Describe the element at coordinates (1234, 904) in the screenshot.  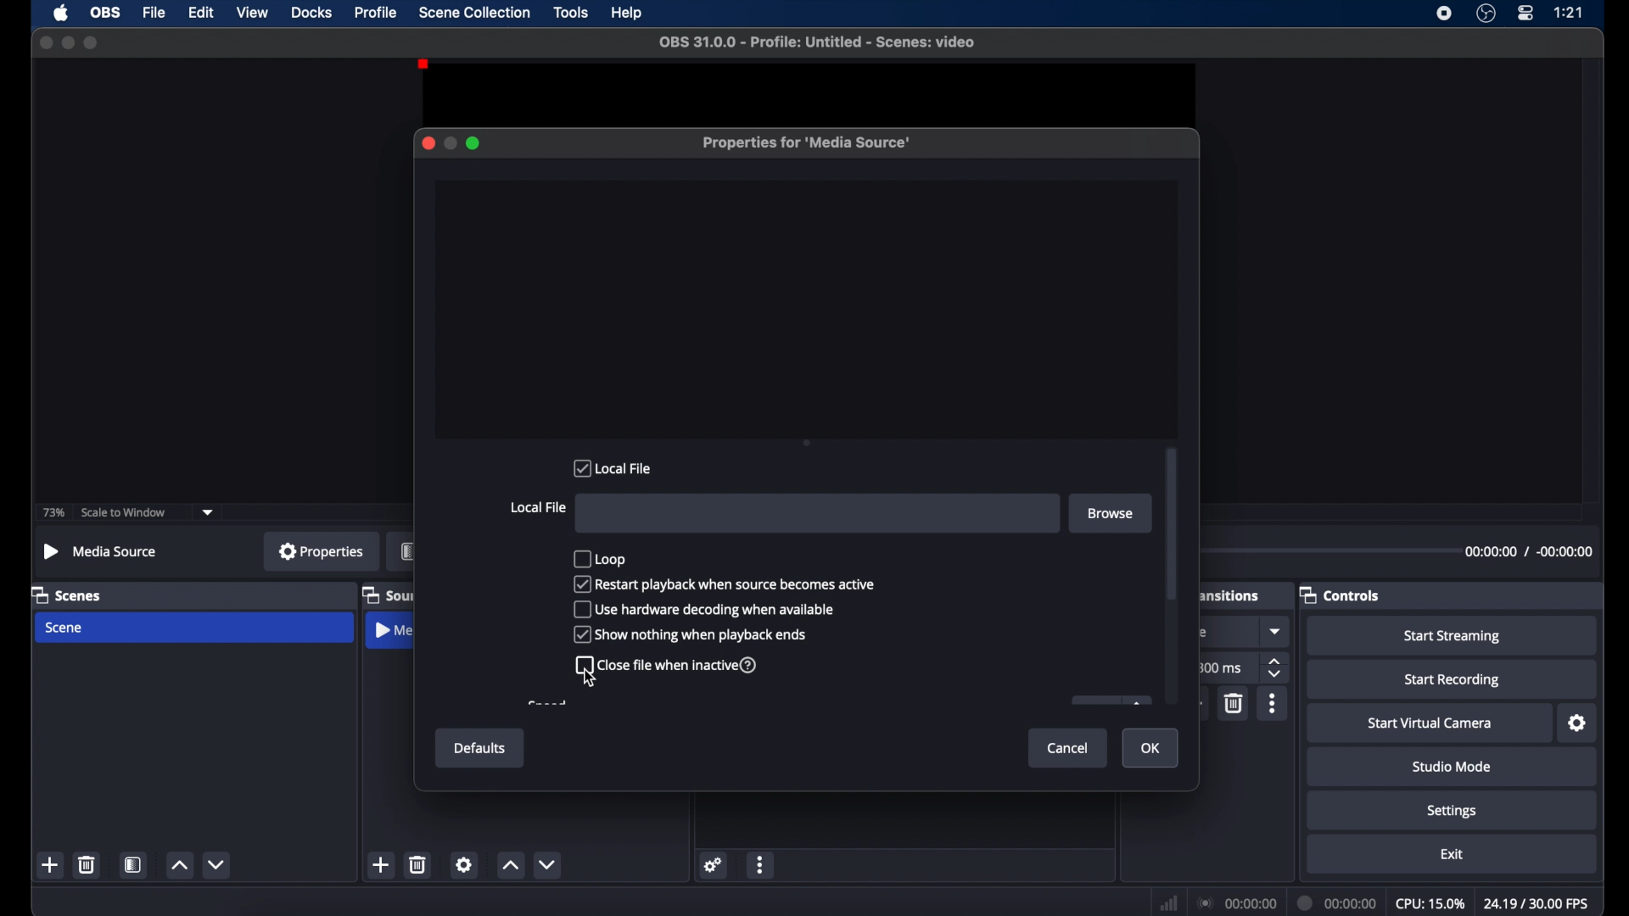
I see `connection` at that location.